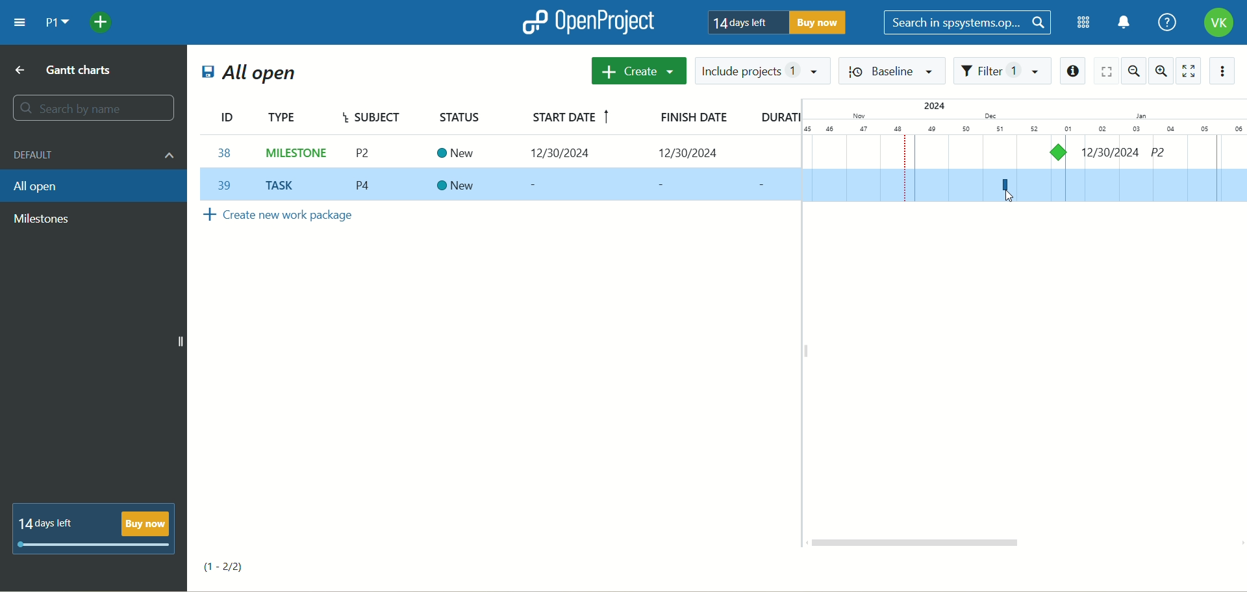 Image resolution: width=1247 pixels, height=592 pixels. Describe the element at coordinates (295, 150) in the screenshot. I see `MILESTONE` at that location.